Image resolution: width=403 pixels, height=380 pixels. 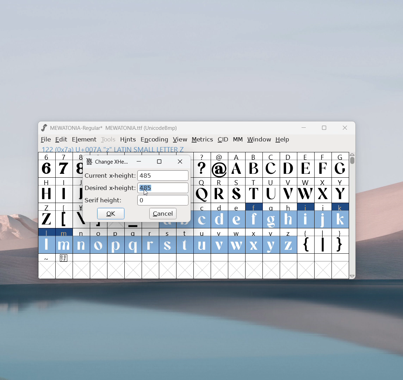 I want to click on F, so click(x=322, y=164).